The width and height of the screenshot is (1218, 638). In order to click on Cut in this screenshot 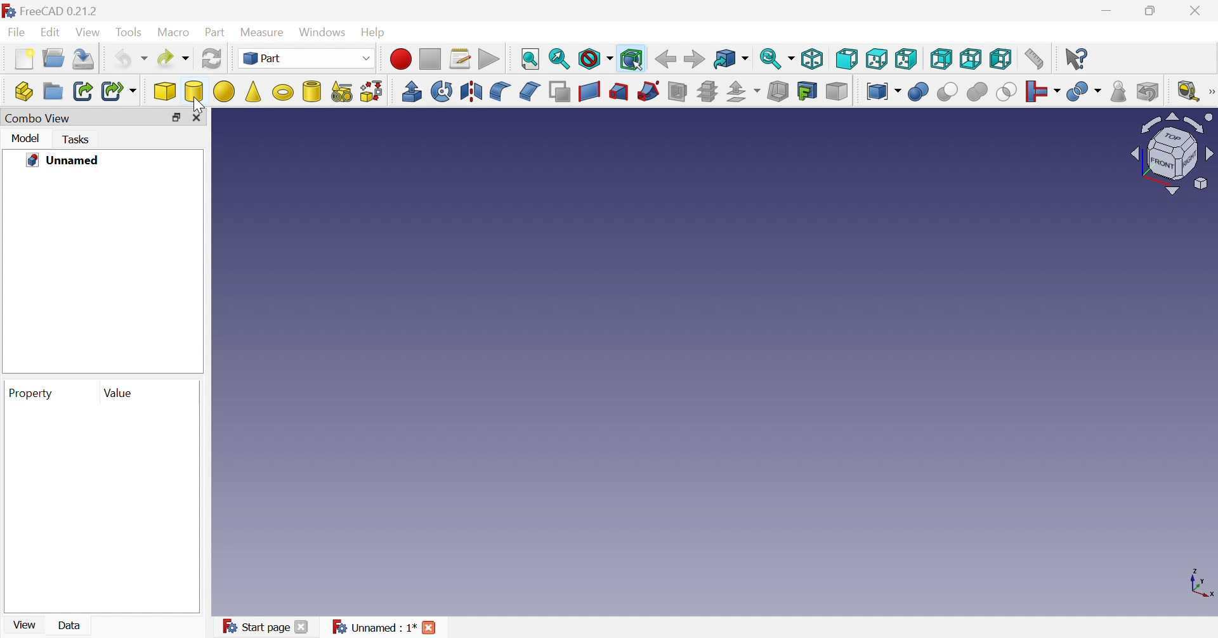, I will do `click(947, 93)`.